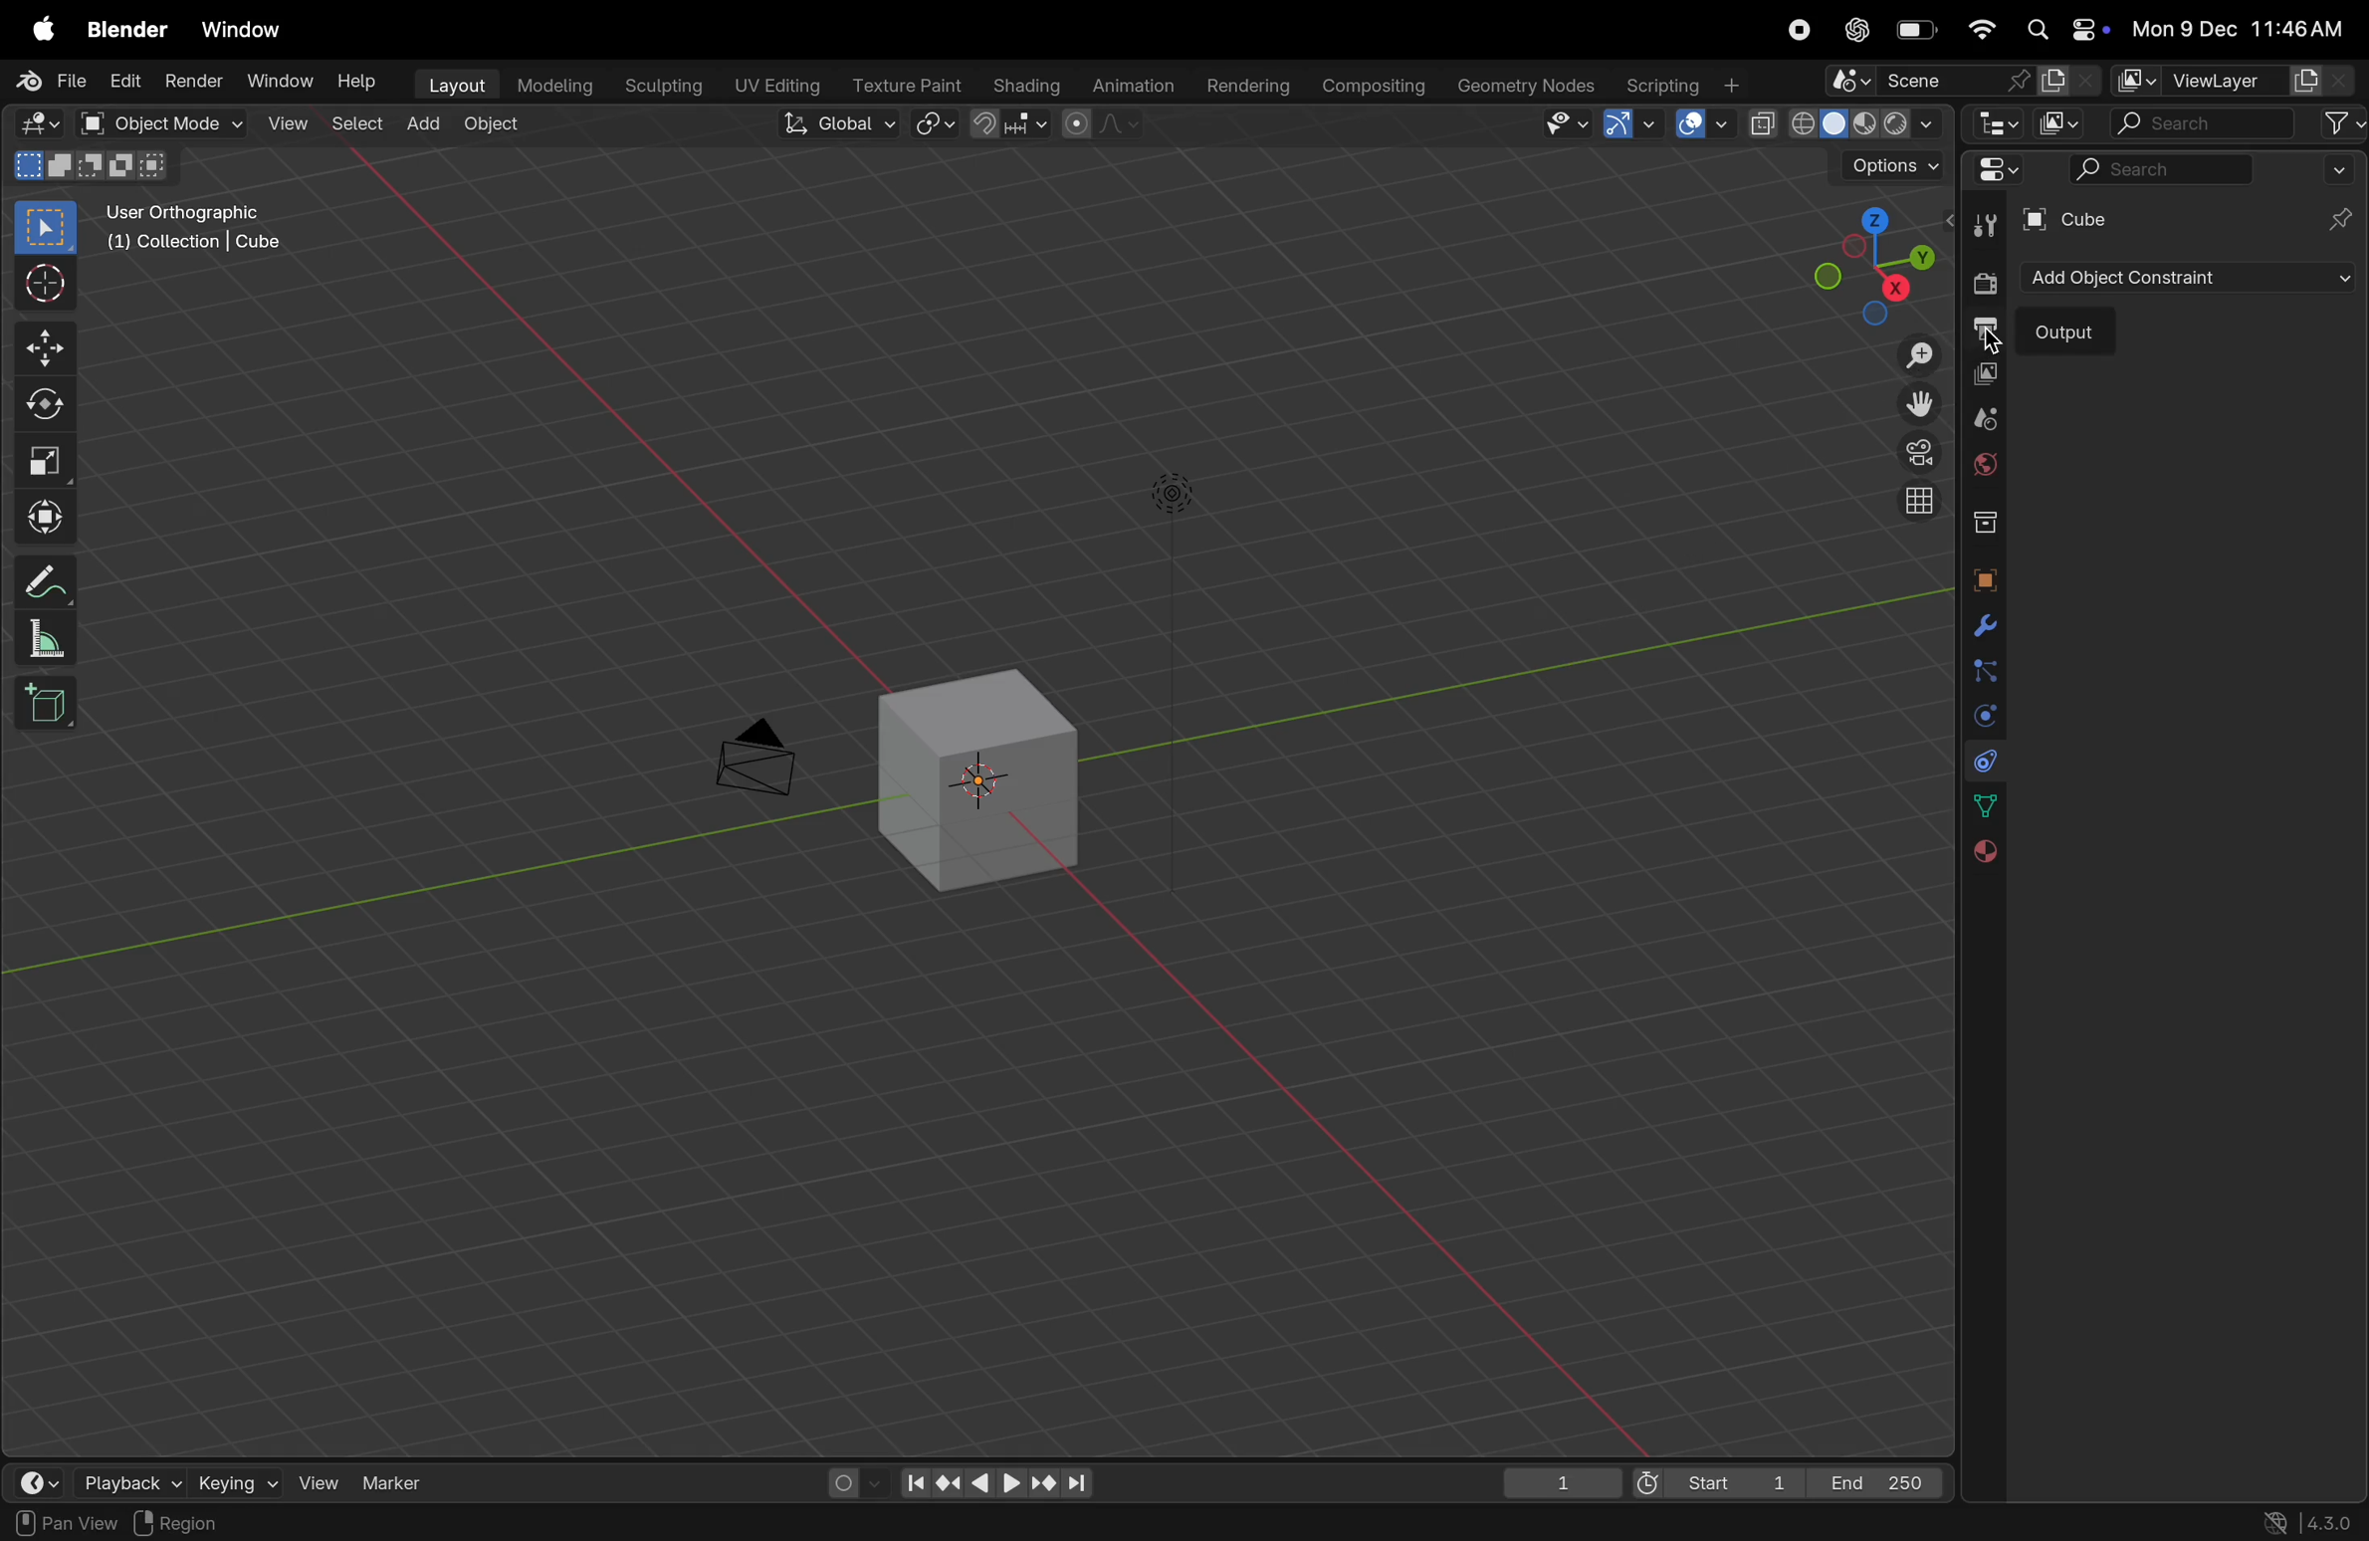  I want to click on start 1, so click(1714, 1480).